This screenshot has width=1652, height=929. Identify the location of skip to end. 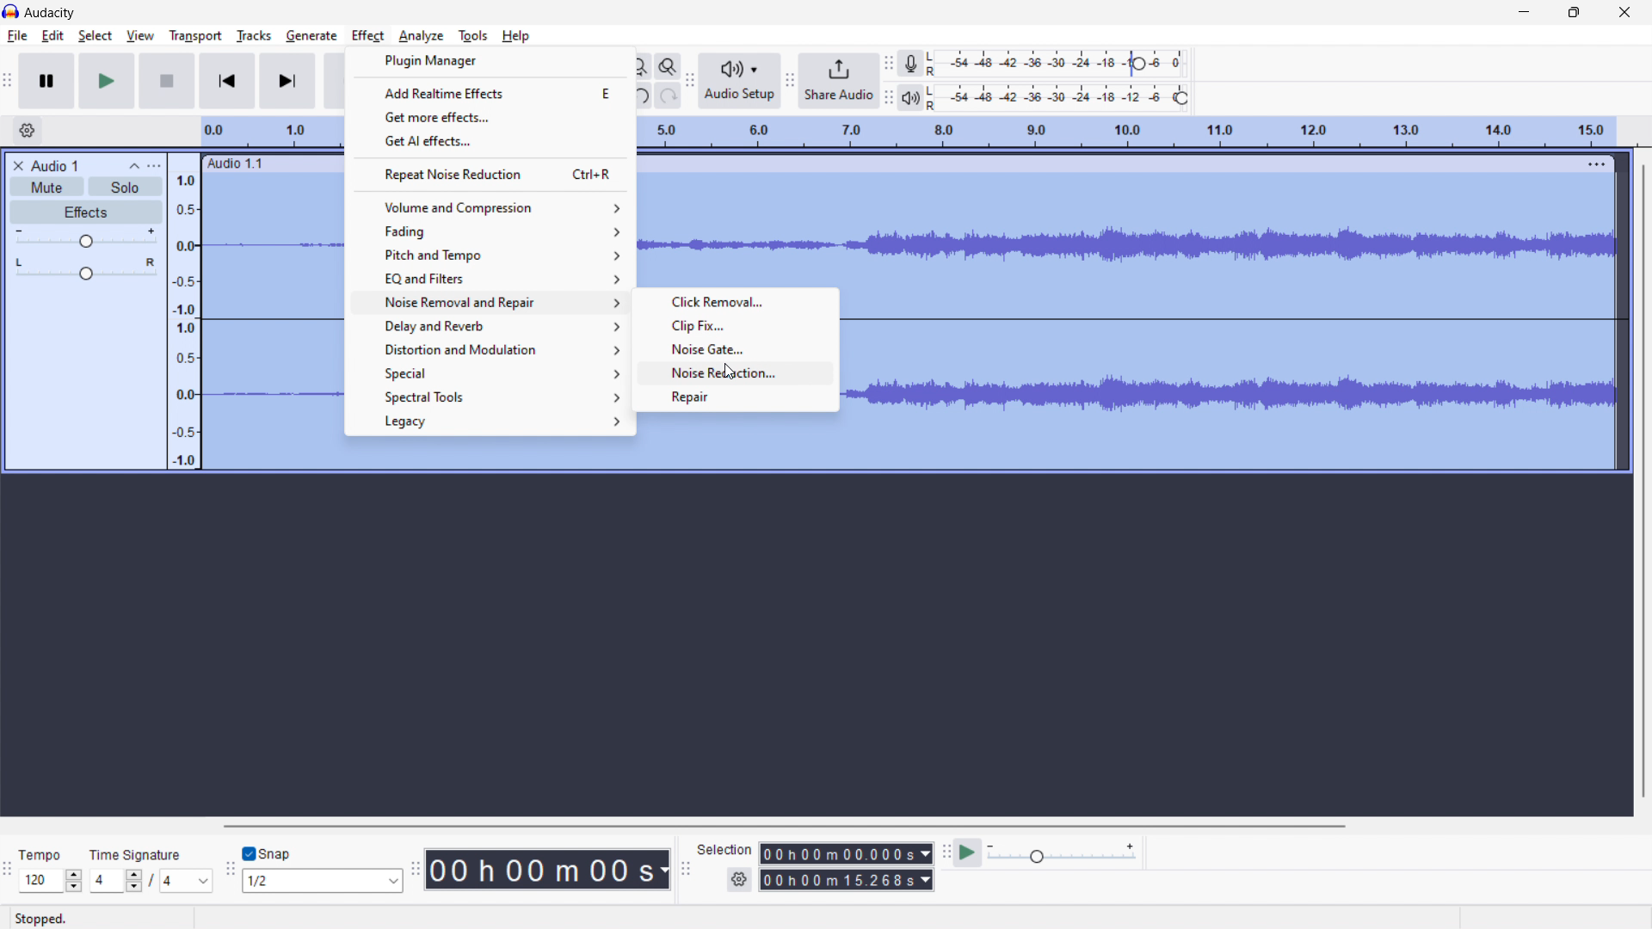
(287, 81).